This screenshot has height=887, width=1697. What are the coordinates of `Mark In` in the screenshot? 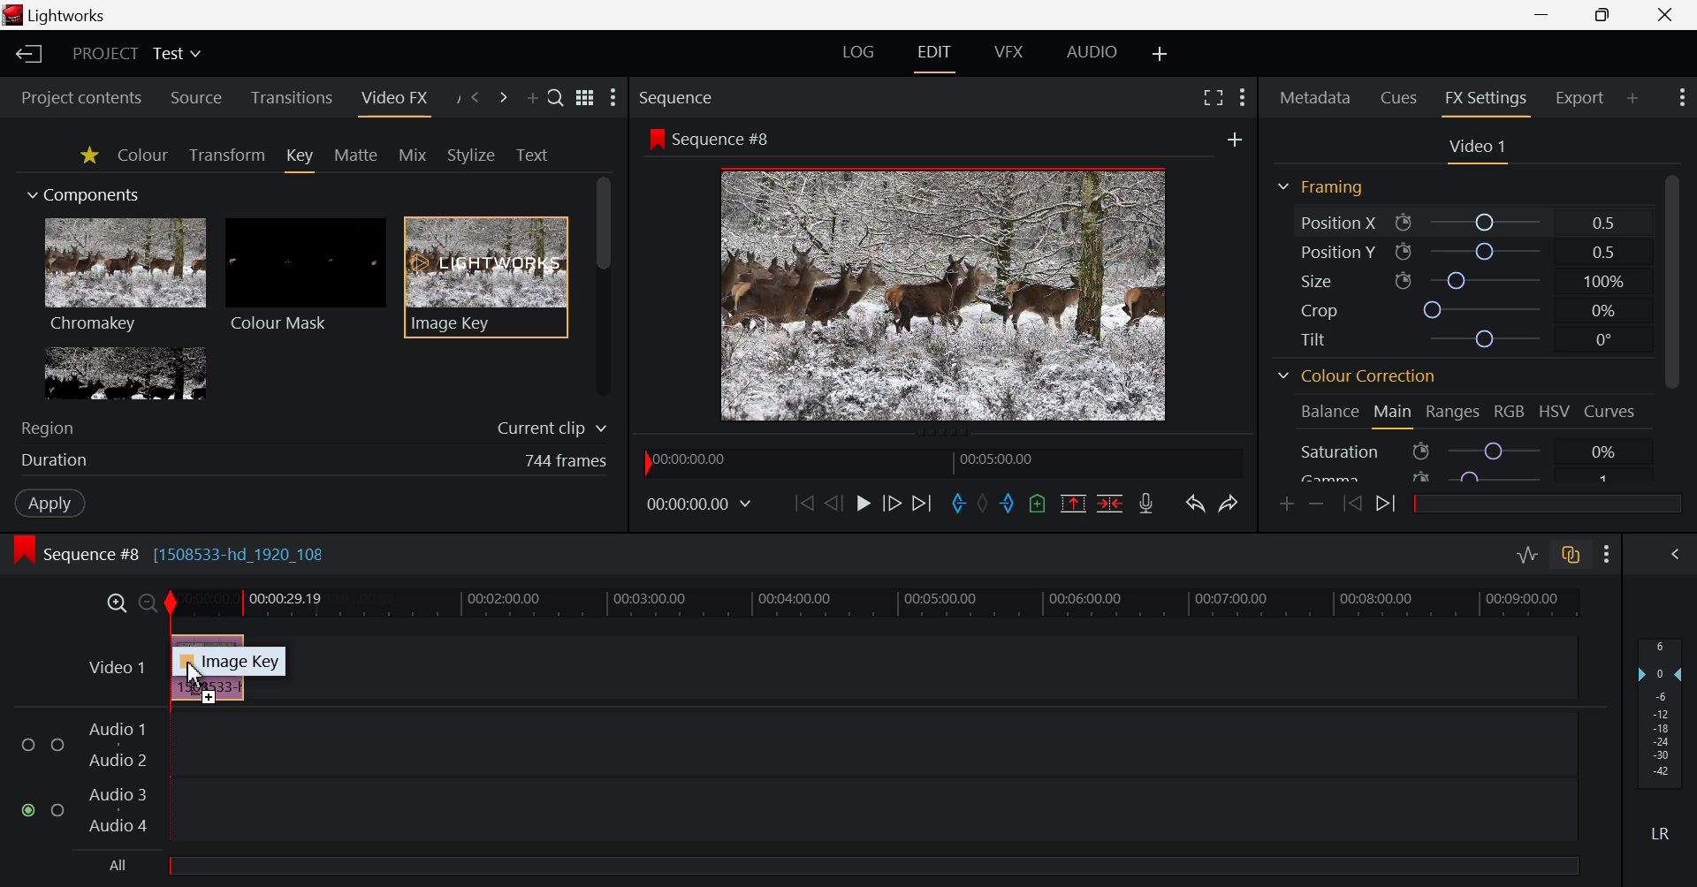 It's located at (960, 505).